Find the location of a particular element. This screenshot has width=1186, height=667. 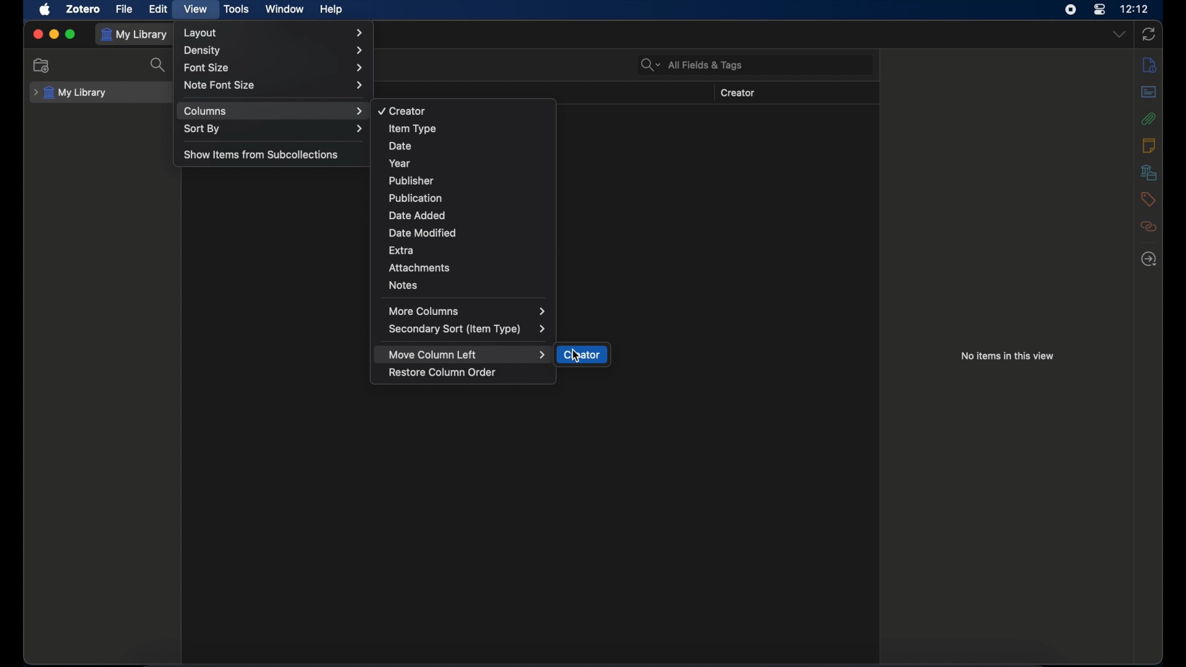

close is located at coordinates (38, 34).